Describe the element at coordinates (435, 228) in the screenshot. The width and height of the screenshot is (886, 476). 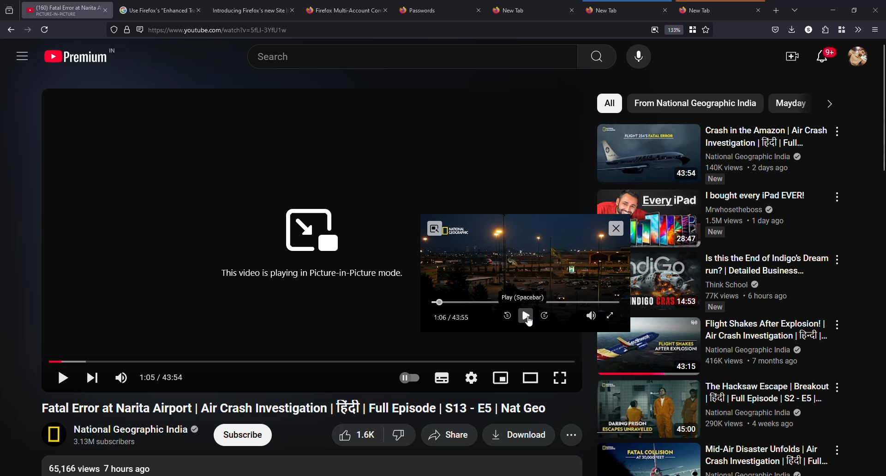
I see `exit` at that location.